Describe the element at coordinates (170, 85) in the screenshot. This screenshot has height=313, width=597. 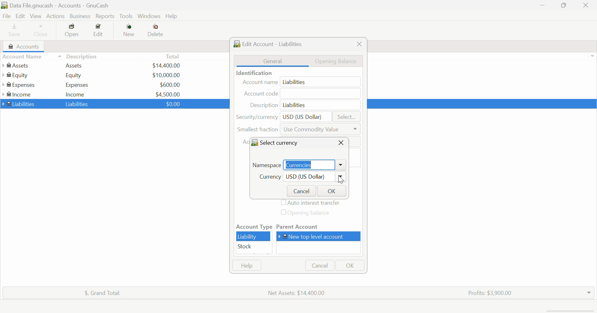
I see `USD` at that location.